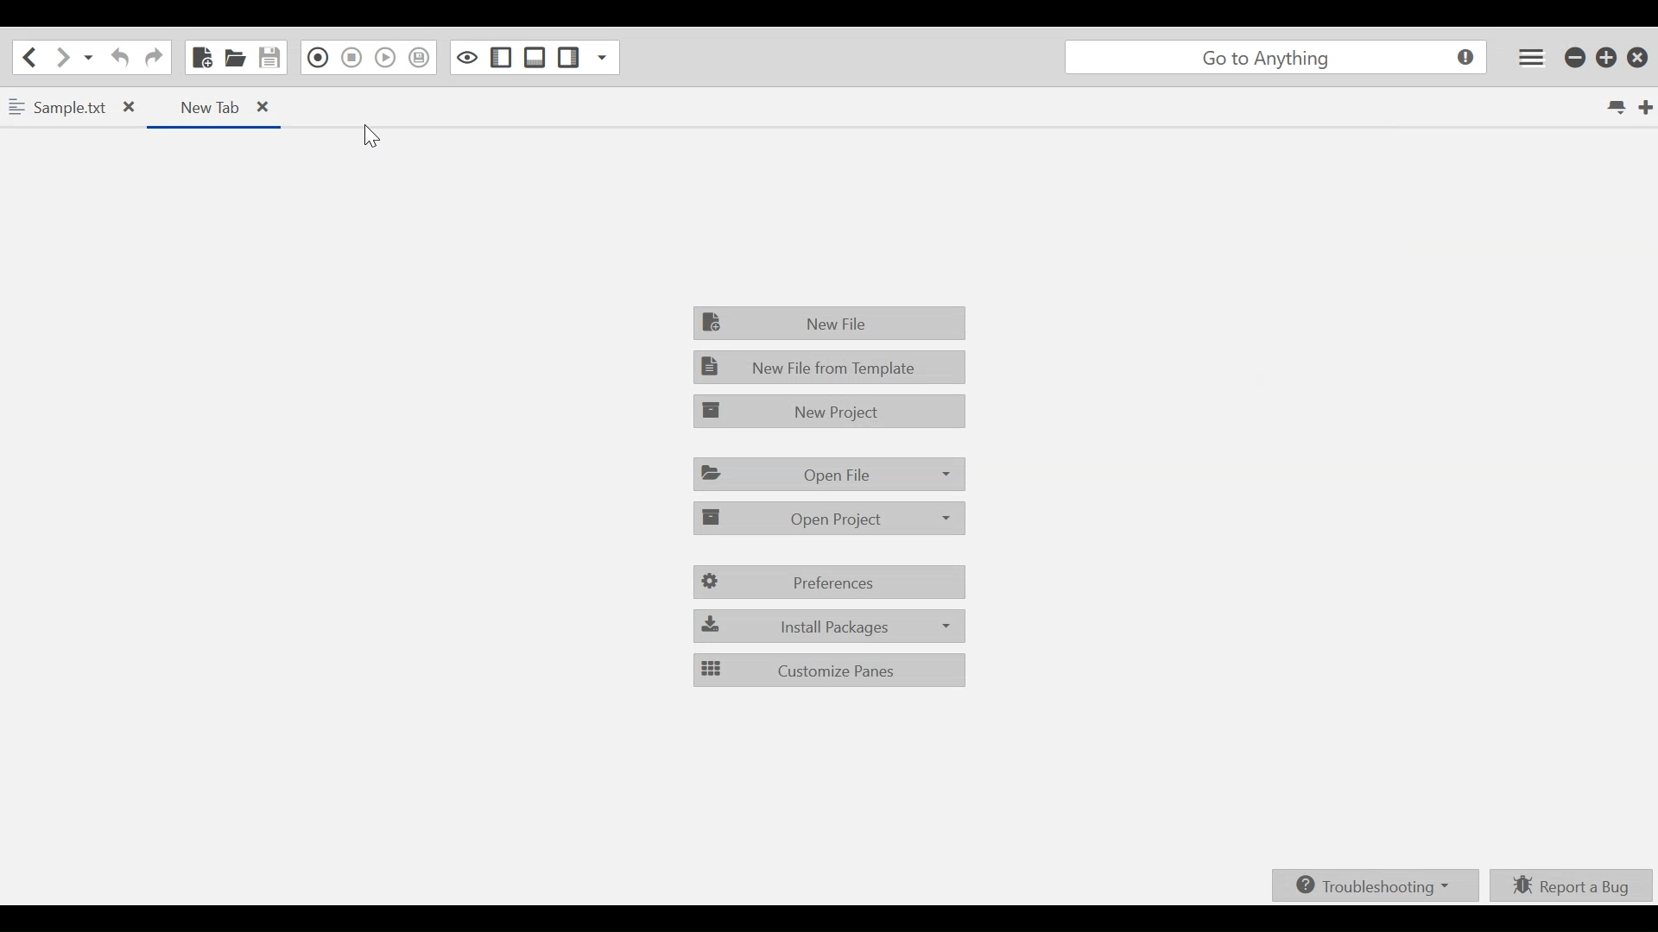 Image resolution: width=1658 pixels, height=932 pixels. Describe the element at coordinates (1608, 57) in the screenshot. I see `Restore` at that location.